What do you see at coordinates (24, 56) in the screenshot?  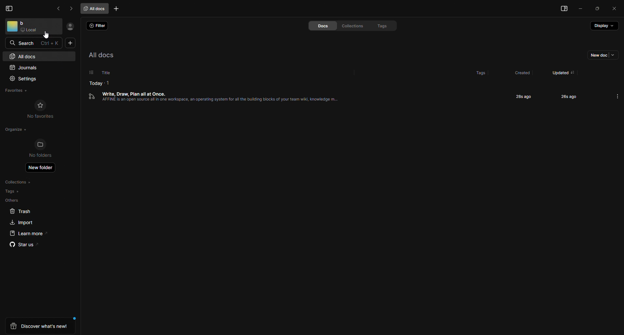 I see `all docs` at bounding box center [24, 56].